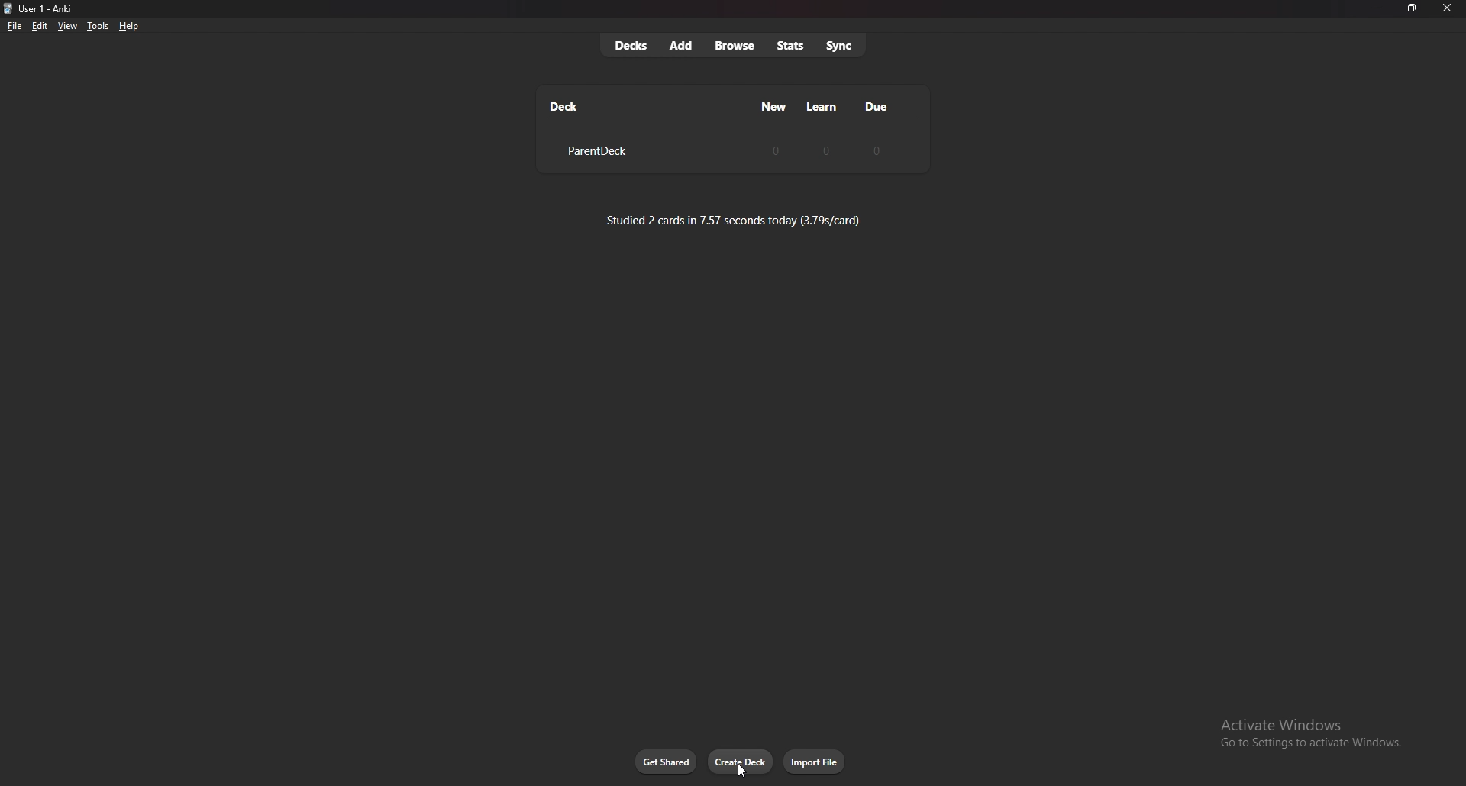 The width and height of the screenshot is (1466, 786). Describe the element at coordinates (815, 762) in the screenshot. I see `import file` at that location.